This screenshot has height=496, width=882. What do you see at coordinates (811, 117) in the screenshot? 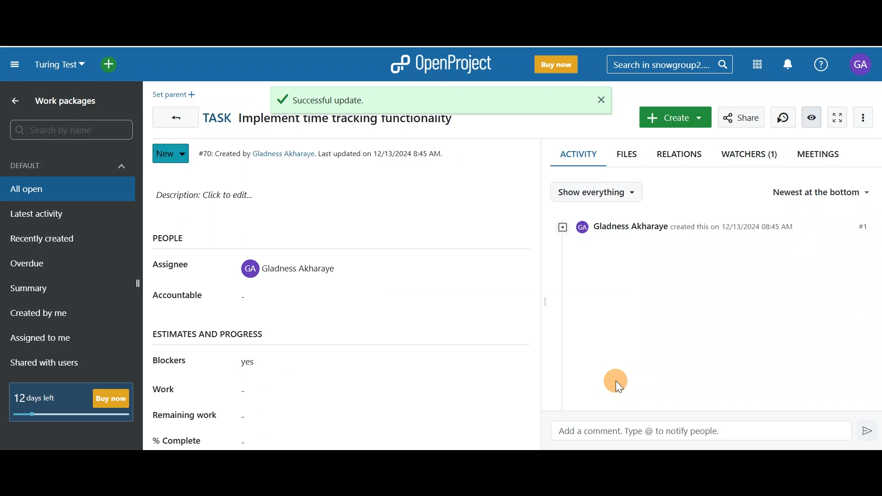
I see `Unwatch work package` at bounding box center [811, 117].